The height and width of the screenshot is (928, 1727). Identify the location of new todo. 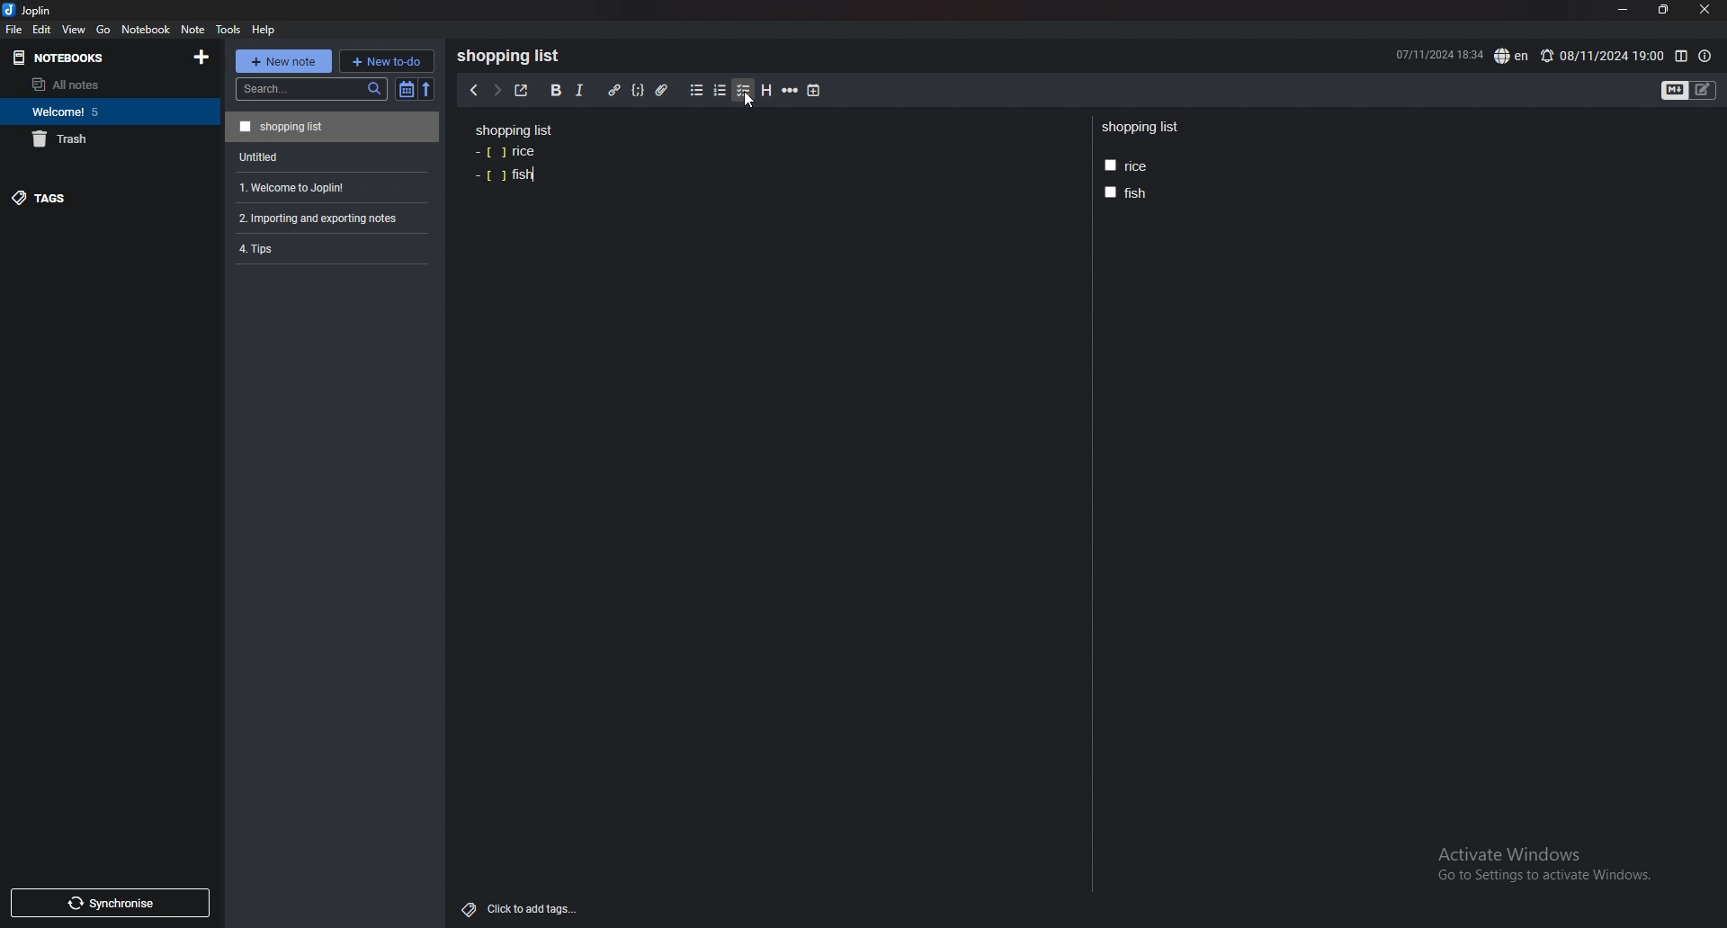
(386, 60).